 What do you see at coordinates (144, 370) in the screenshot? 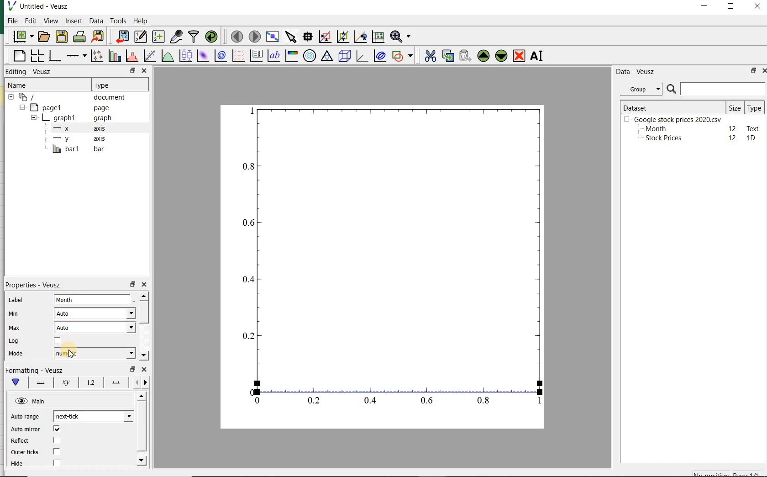
I see `close` at bounding box center [144, 370].